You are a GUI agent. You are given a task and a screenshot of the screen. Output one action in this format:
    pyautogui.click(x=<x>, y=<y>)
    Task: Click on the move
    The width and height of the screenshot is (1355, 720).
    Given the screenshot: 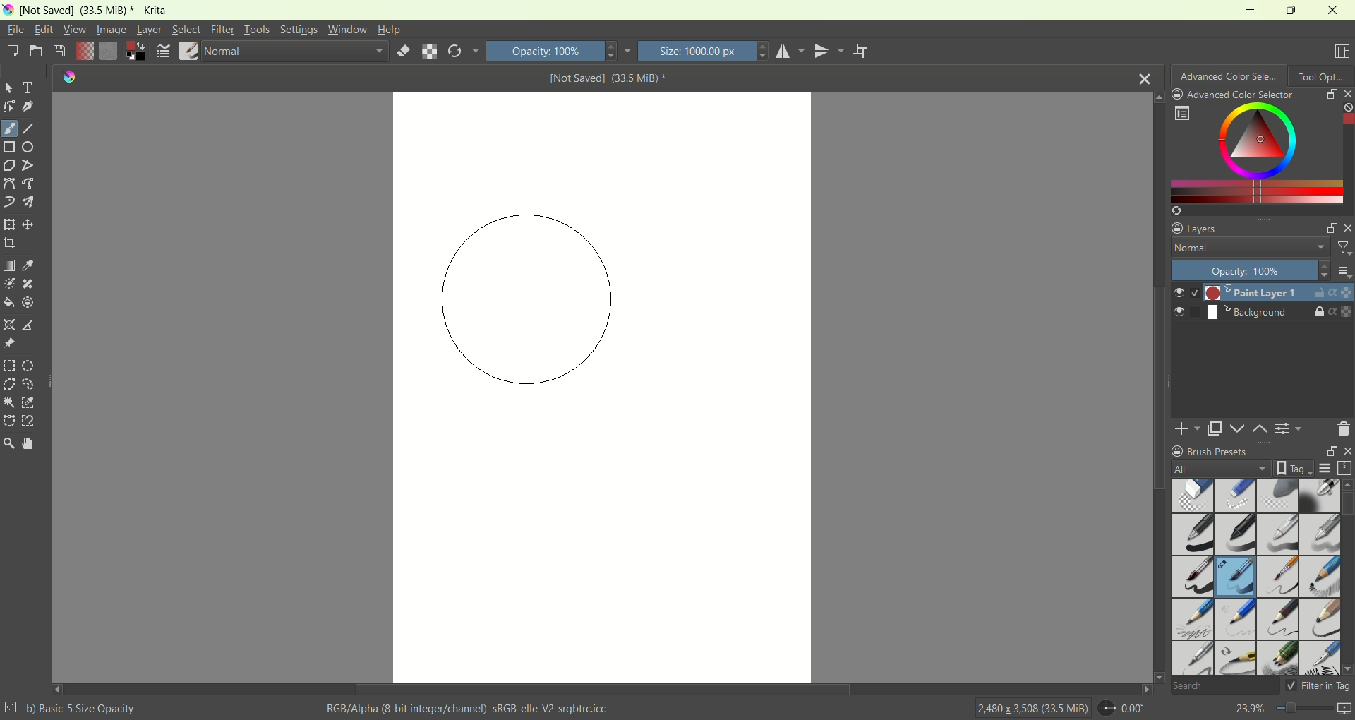 What is the action you would take?
    pyautogui.click(x=28, y=224)
    